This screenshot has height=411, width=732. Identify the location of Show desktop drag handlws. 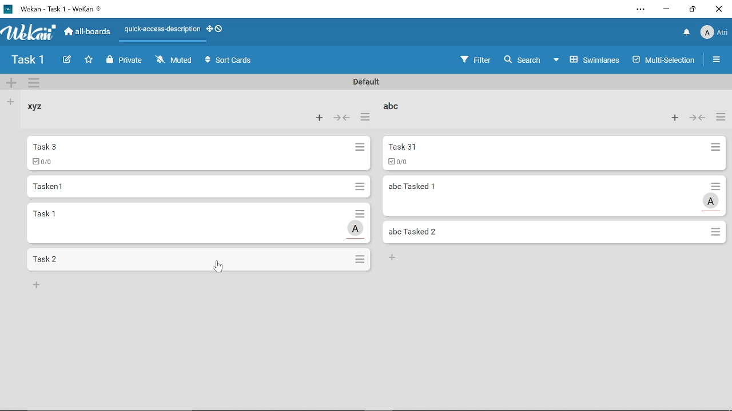
(219, 29).